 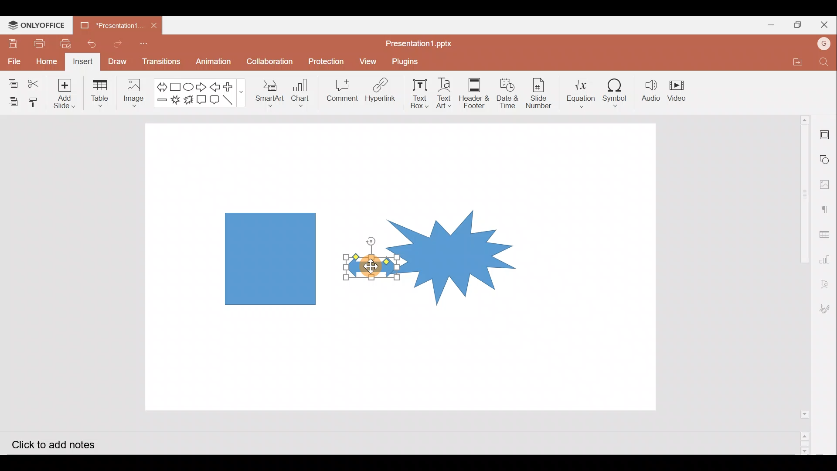 What do you see at coordinates (159, 85) in the screenshot?
I see `Left right arrow` at bounding box center [159, 85].